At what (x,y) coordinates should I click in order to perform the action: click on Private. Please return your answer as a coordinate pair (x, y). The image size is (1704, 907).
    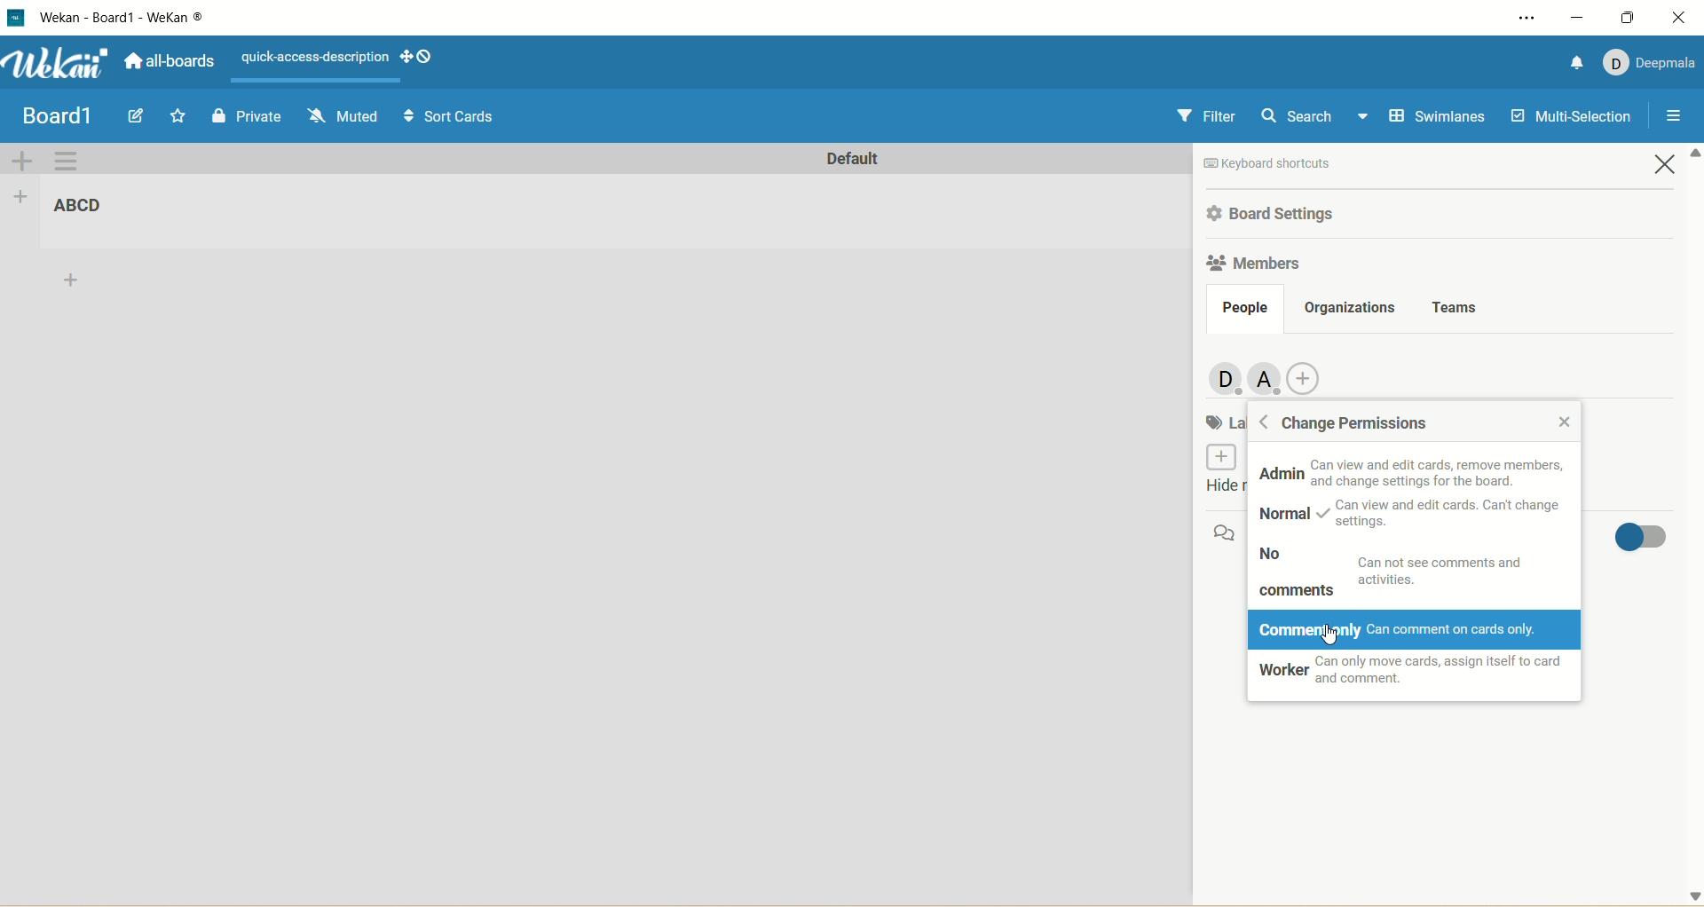
    Looking at the image, I should click on (248, 114).